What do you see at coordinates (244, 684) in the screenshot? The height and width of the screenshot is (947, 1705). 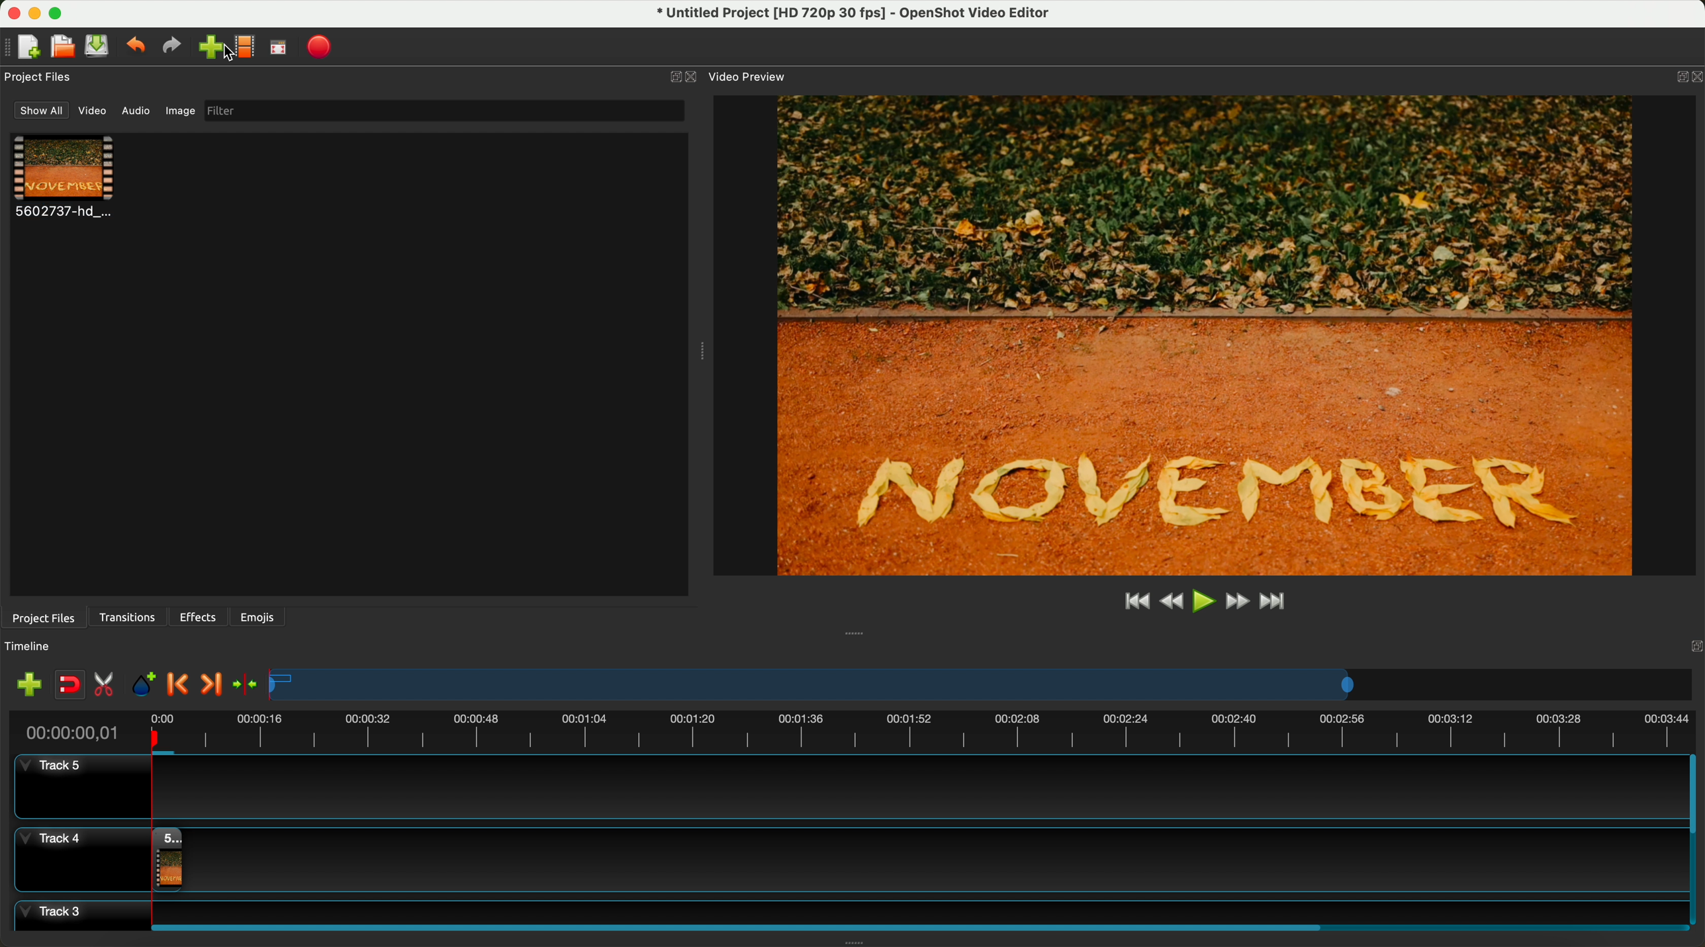 I see `center the timeline on the playhead` at bounding box center [244, 684].